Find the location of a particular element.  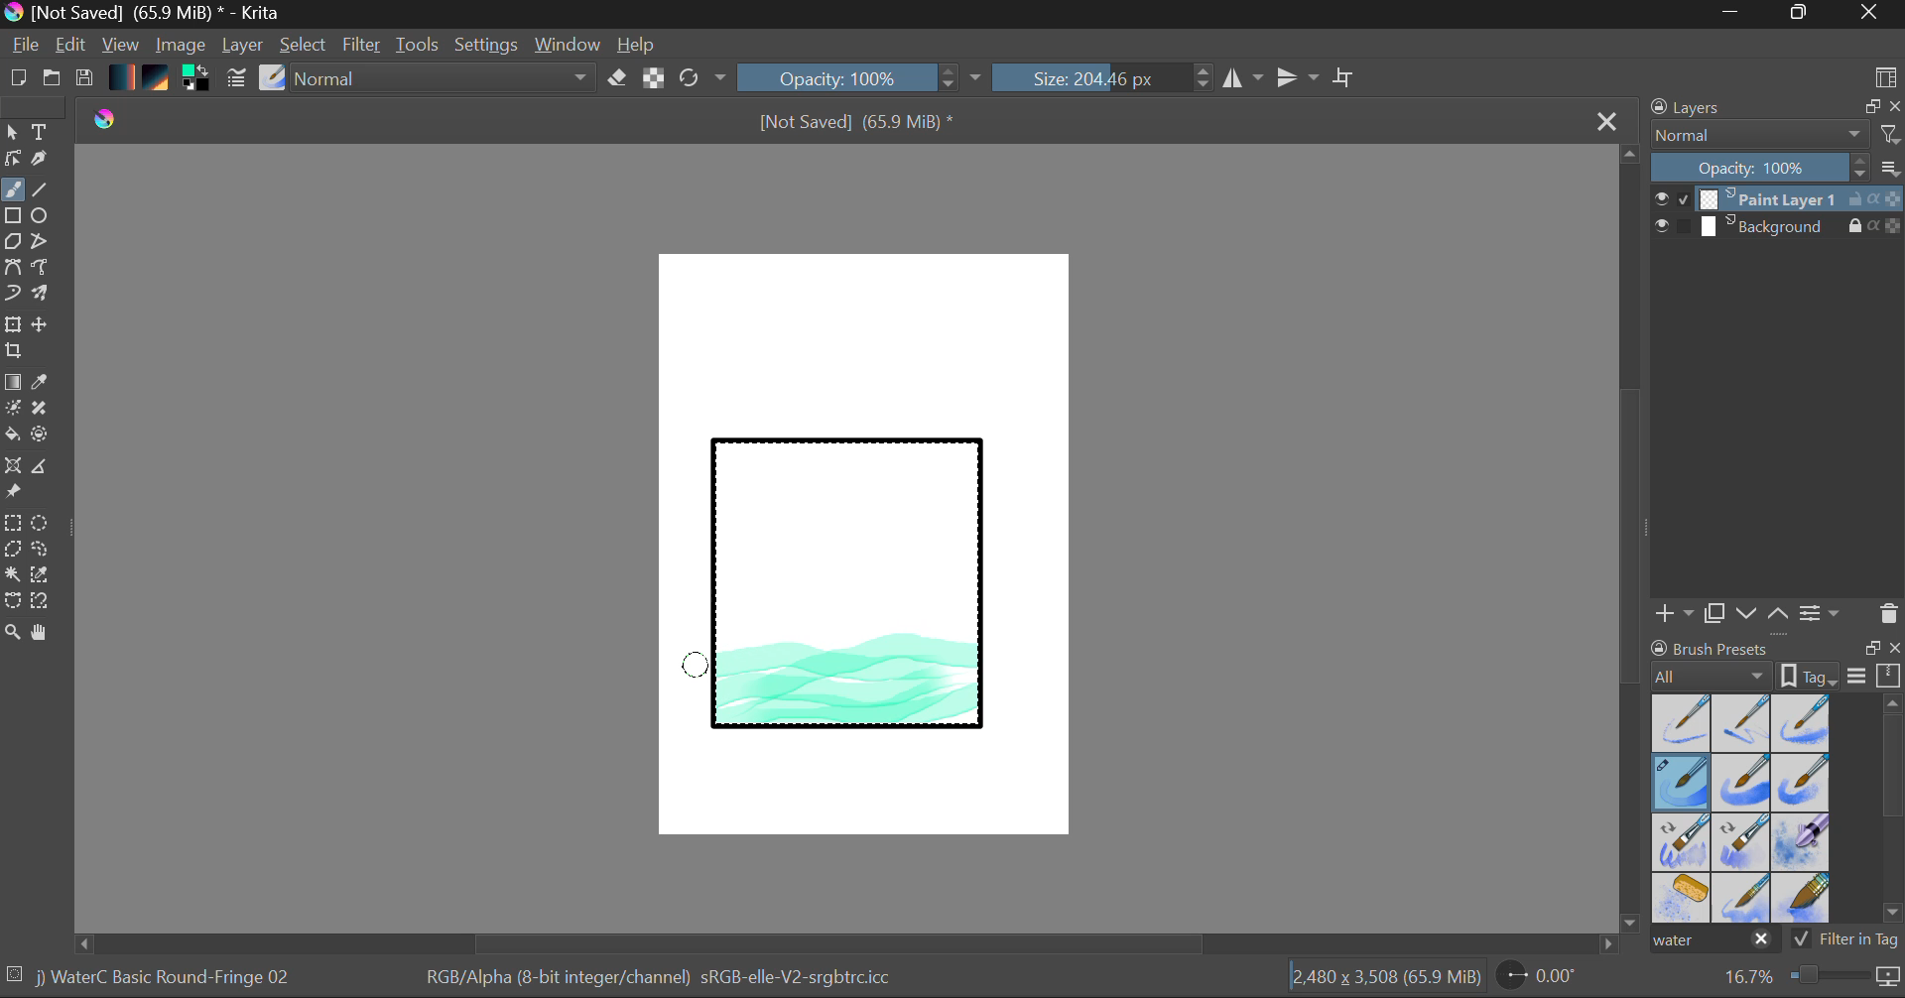

Save is located at coordinates (83, 79).